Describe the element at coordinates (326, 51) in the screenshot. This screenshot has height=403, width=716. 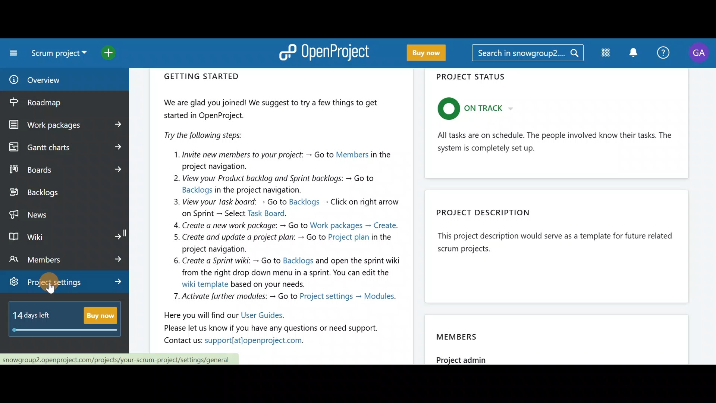
I see `OpenProject` at that location.